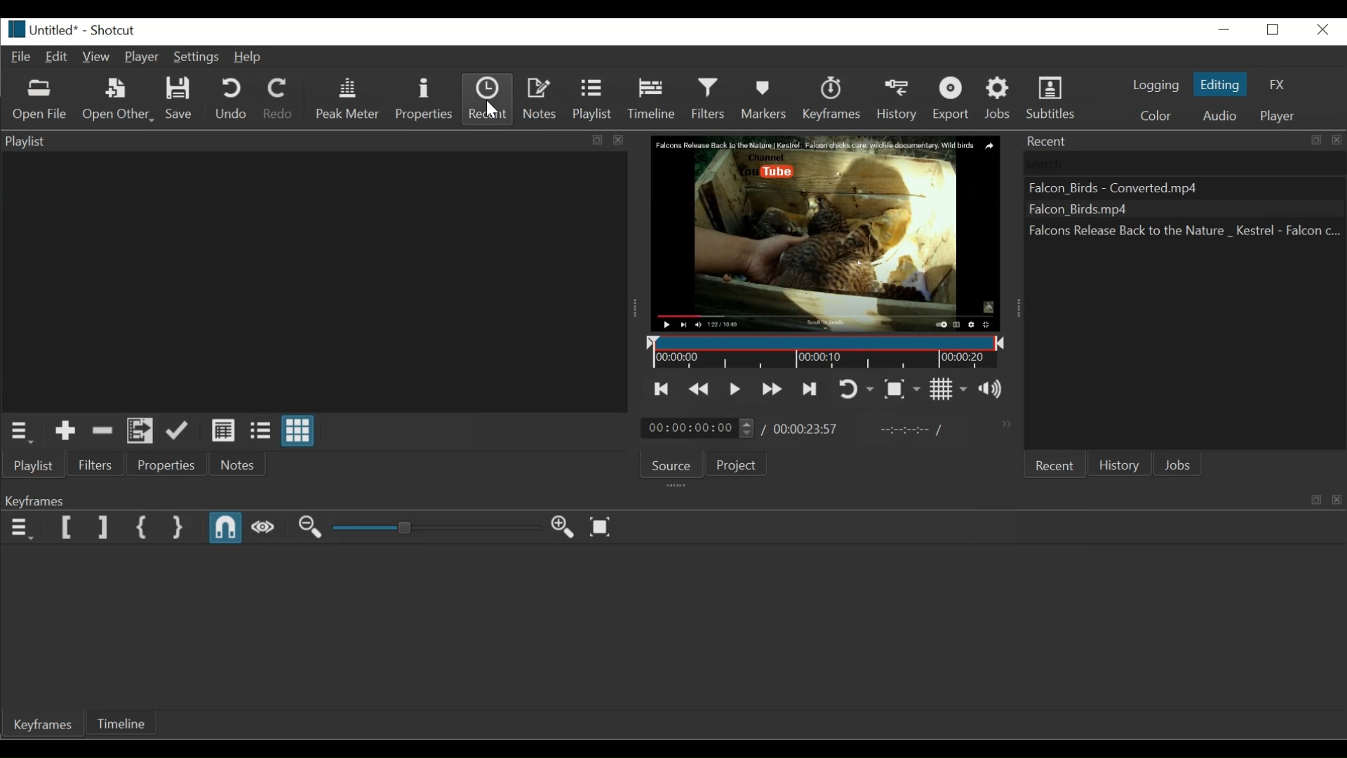 Image resolution: width=1347 pixels, height=758 pixels. Describe the element at coordinates (199, 58) in the screenshot. I see `Settings` at that location.